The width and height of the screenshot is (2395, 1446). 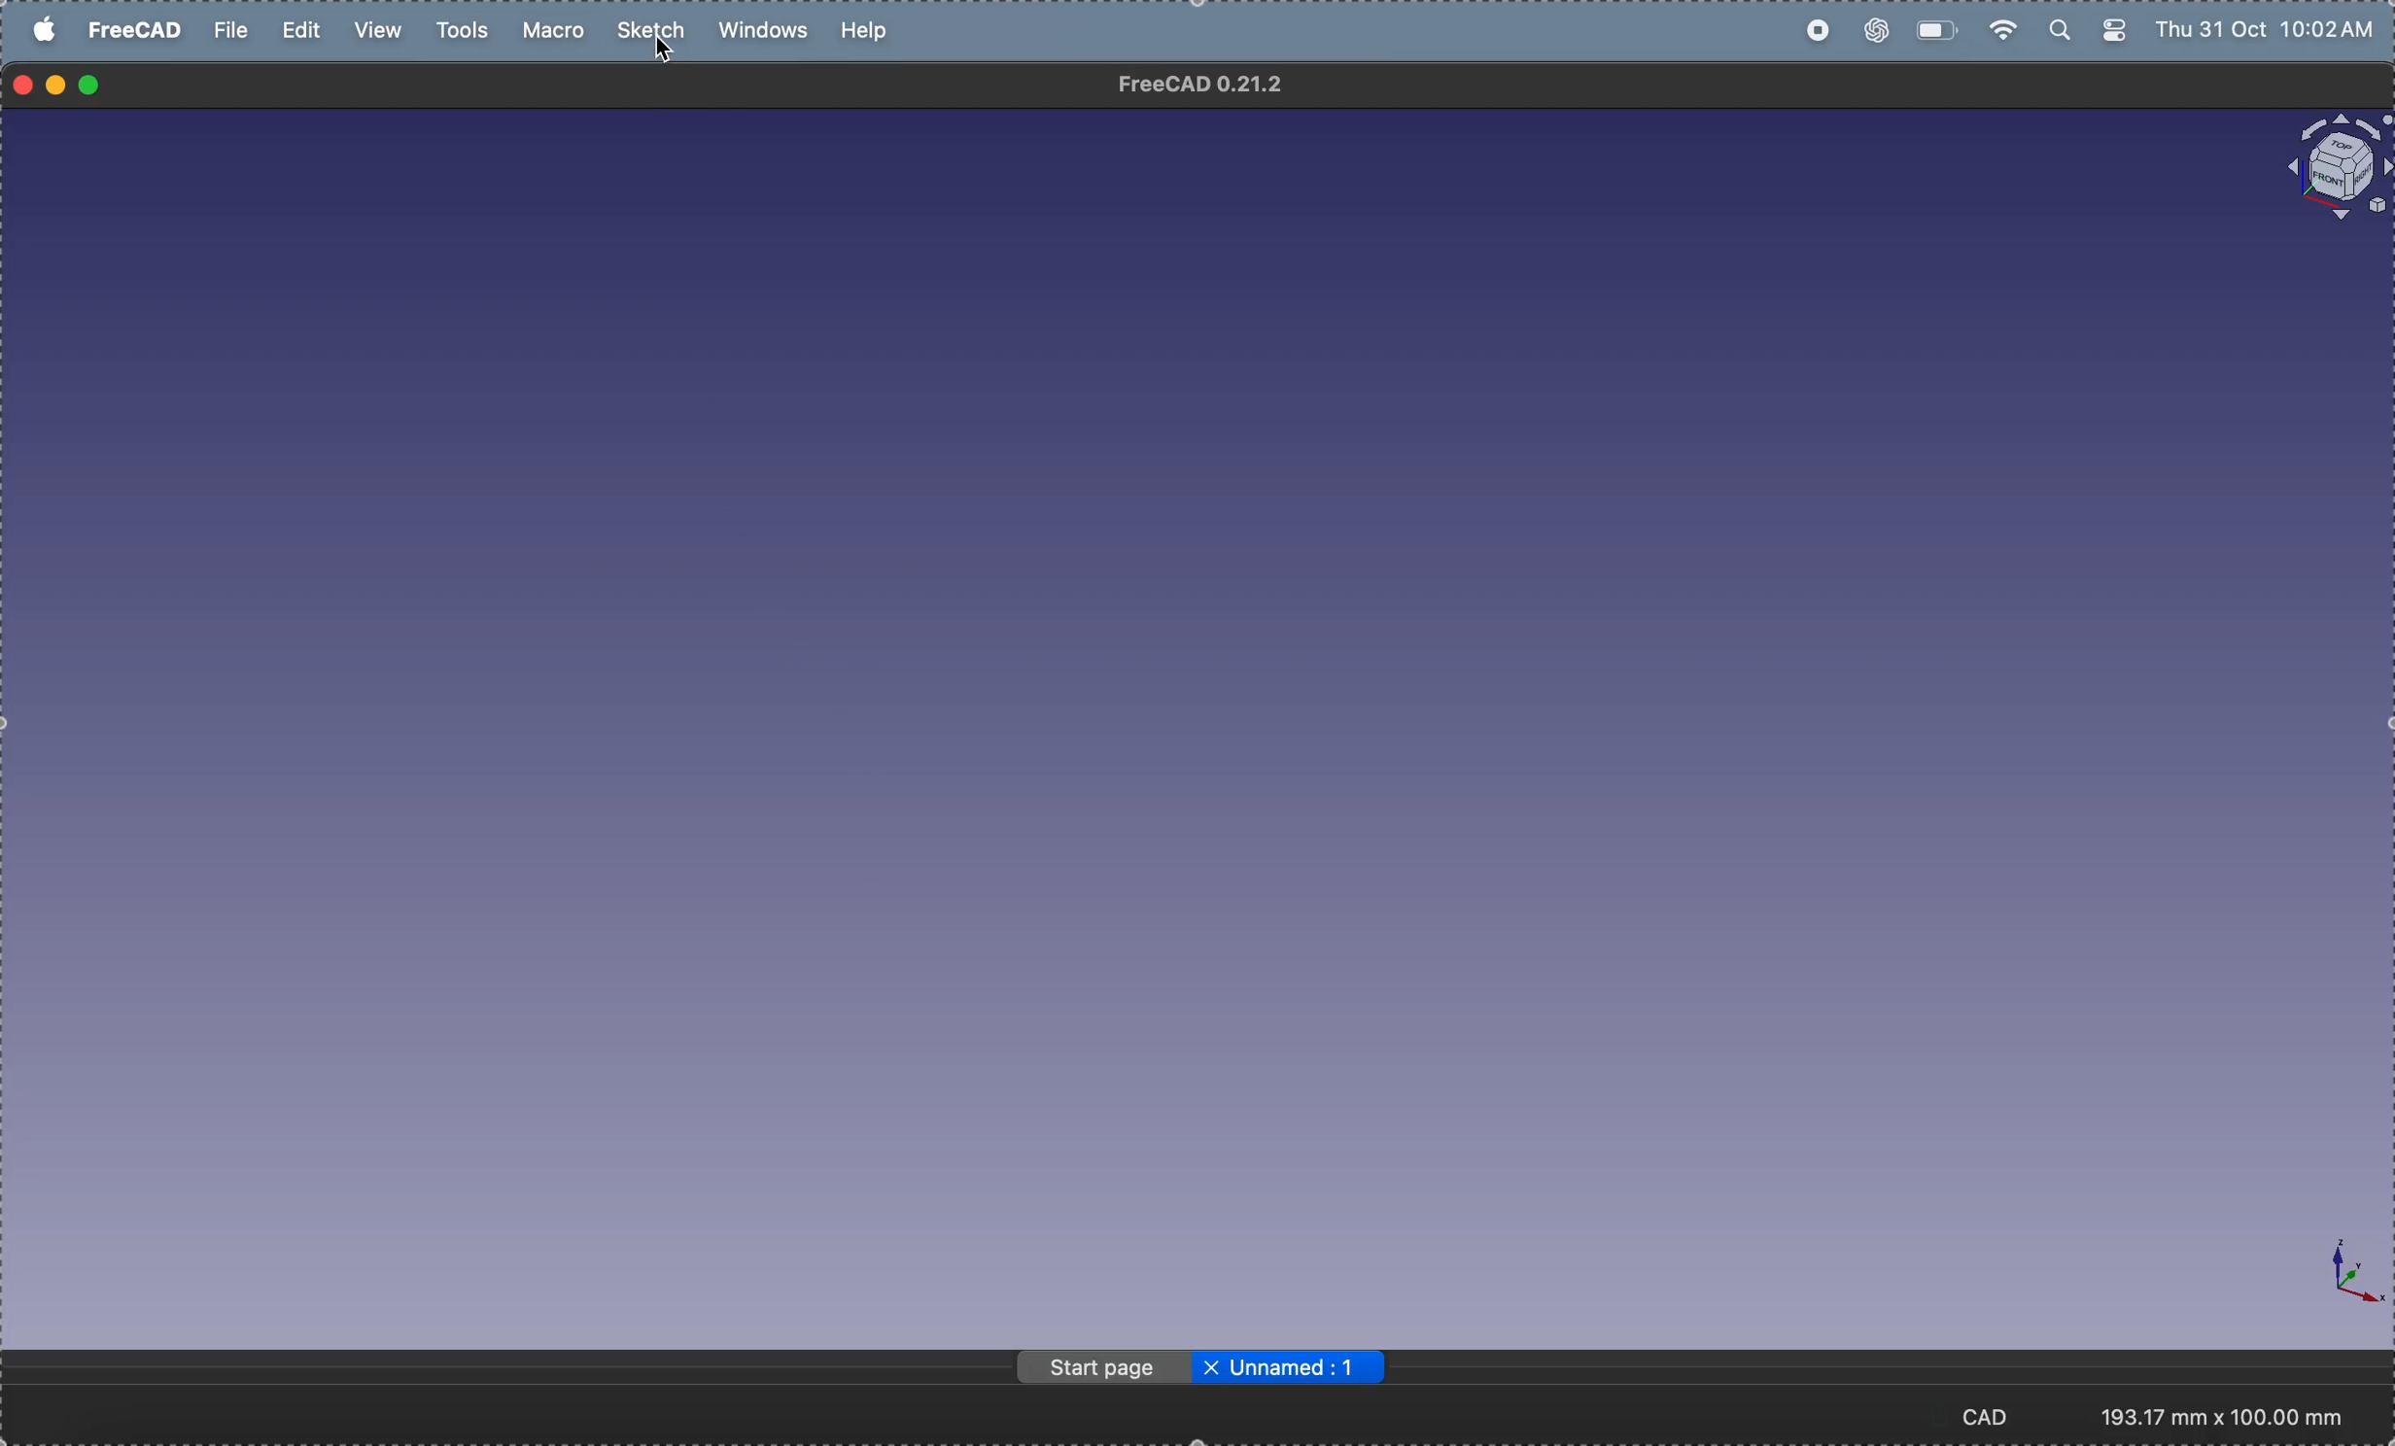 I want to click on Thu 31 Oct 10:02 AM, so click(x=2270, y=33).